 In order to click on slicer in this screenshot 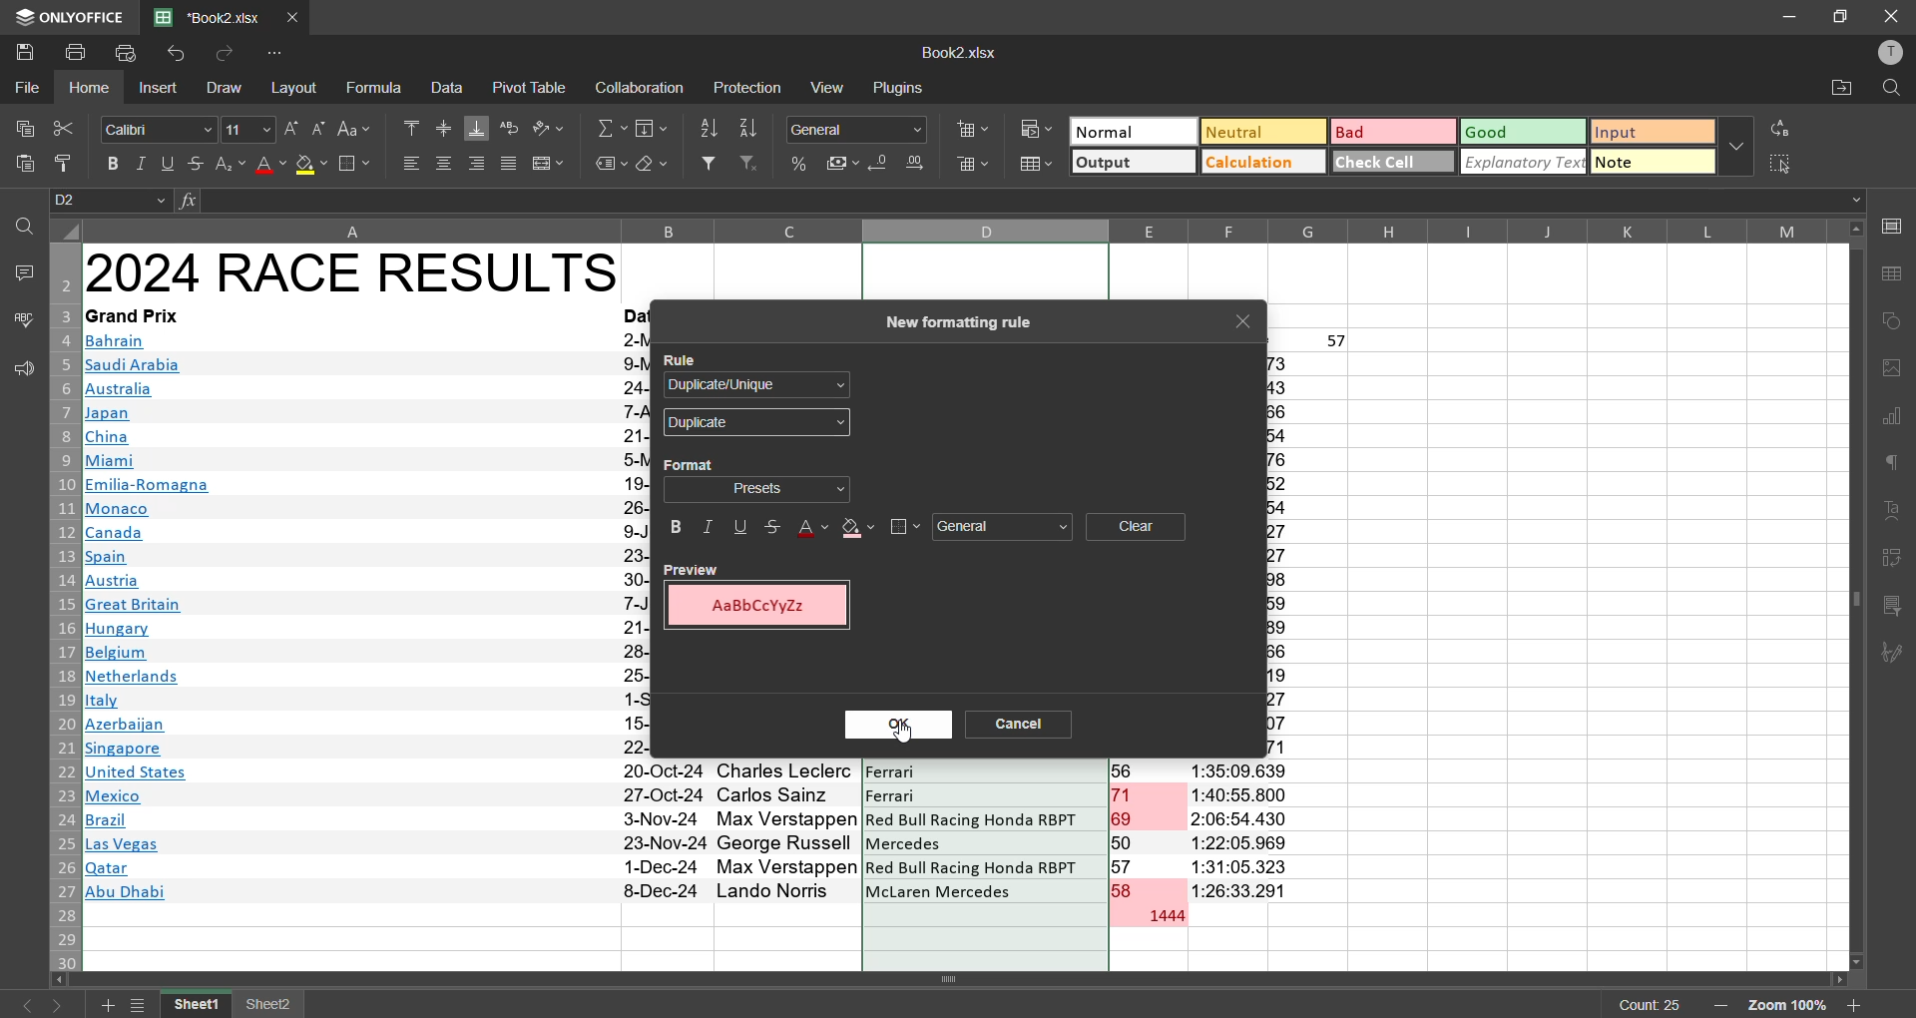, I will do `click(1893, 607)`.